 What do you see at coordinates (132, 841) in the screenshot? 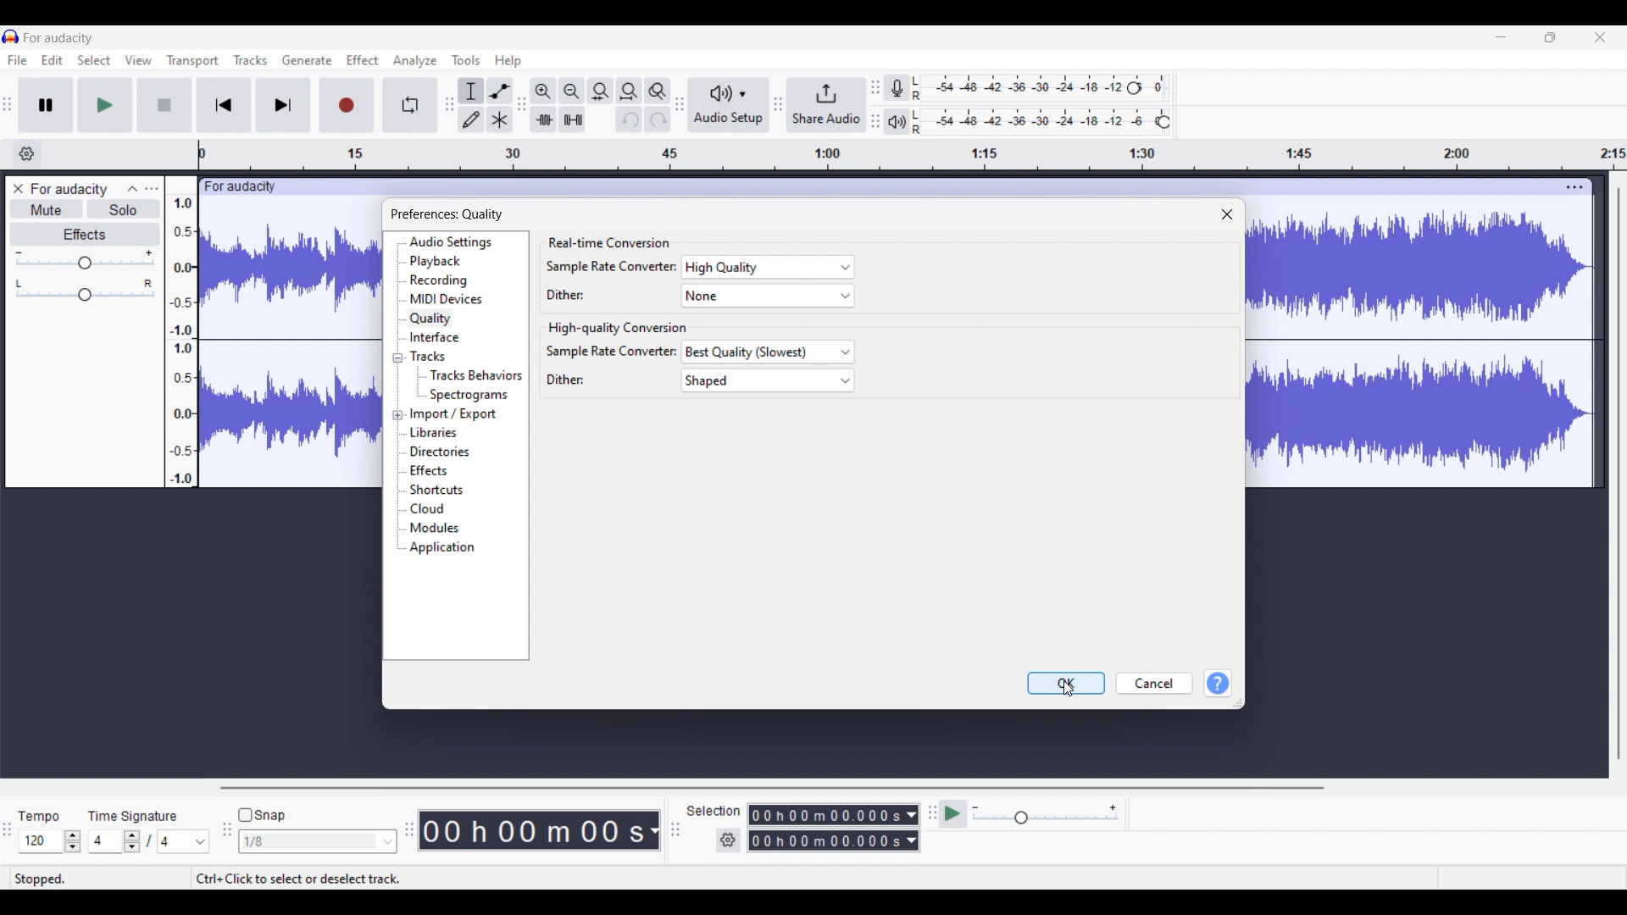
I see `Increase/Decrease time signature` at bounding box center [132, 841].